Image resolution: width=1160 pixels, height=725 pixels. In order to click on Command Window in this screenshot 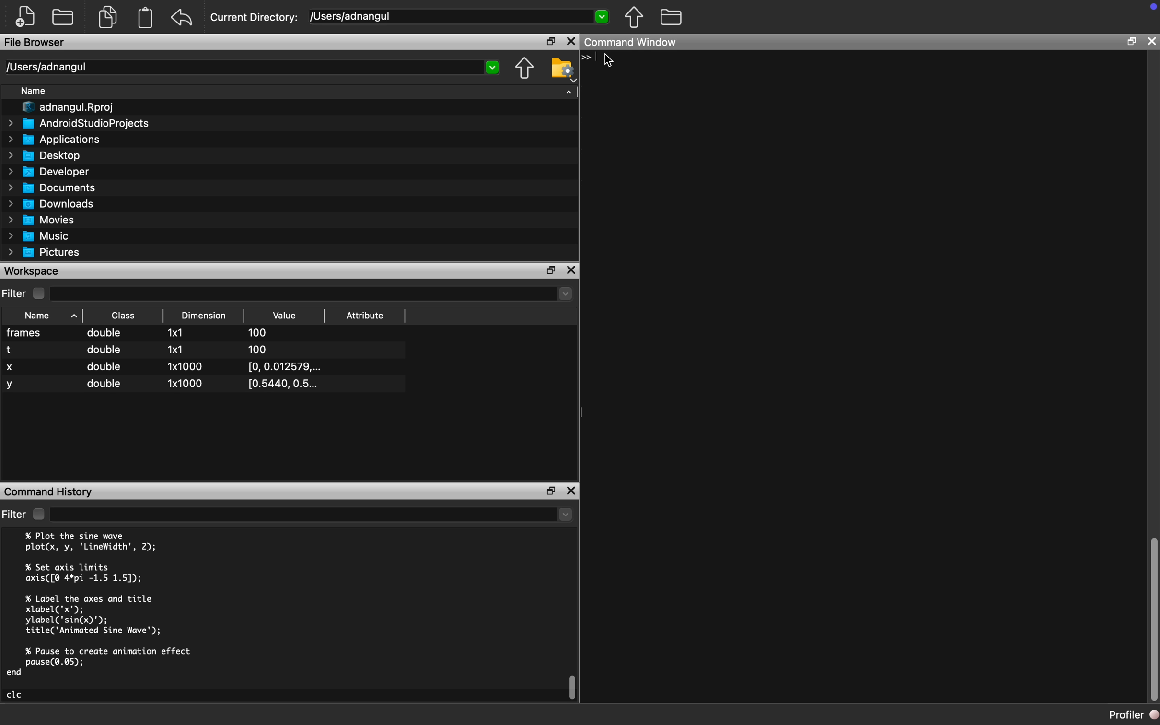, I will do `click(633, 44)`.